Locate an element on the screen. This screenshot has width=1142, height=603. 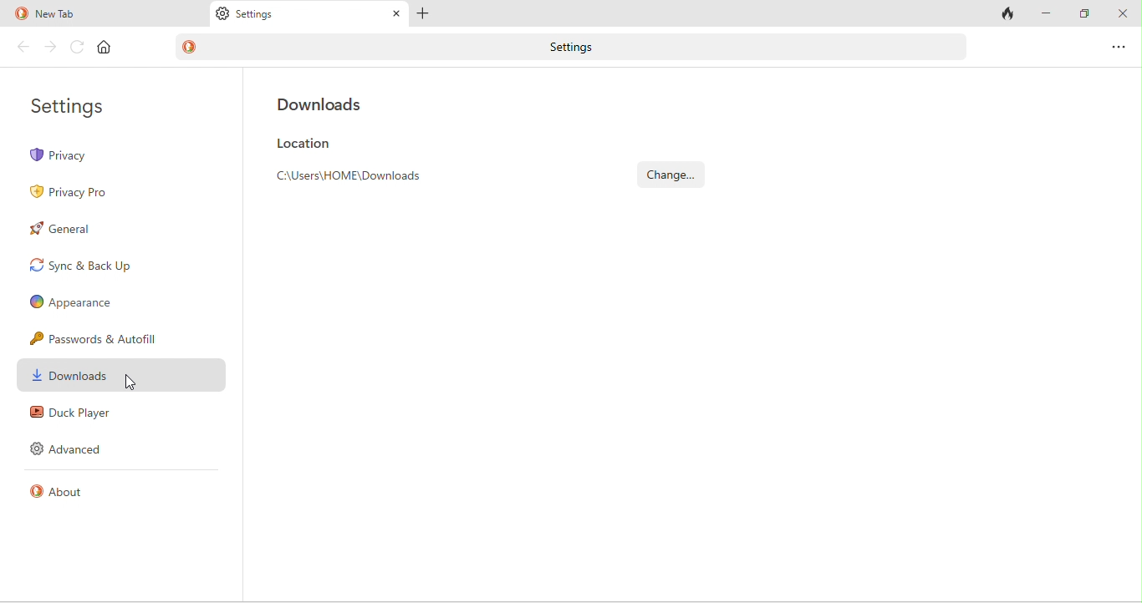
general is located at coordinates (71, 231).